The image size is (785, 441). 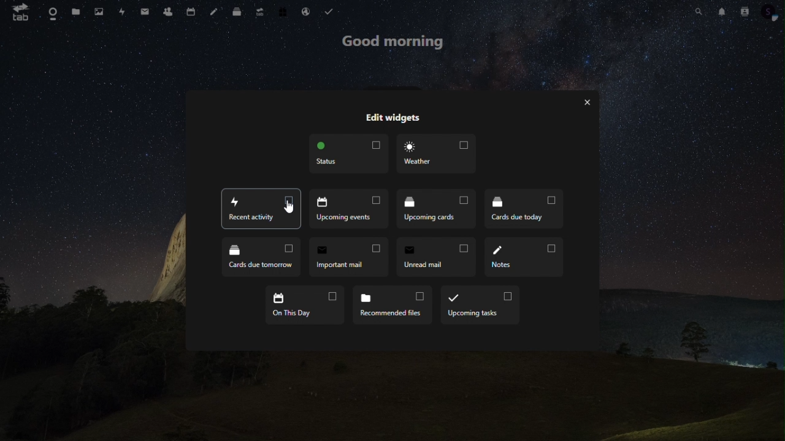 I want to click on recent activity disabled, so click(x=261, y=209).